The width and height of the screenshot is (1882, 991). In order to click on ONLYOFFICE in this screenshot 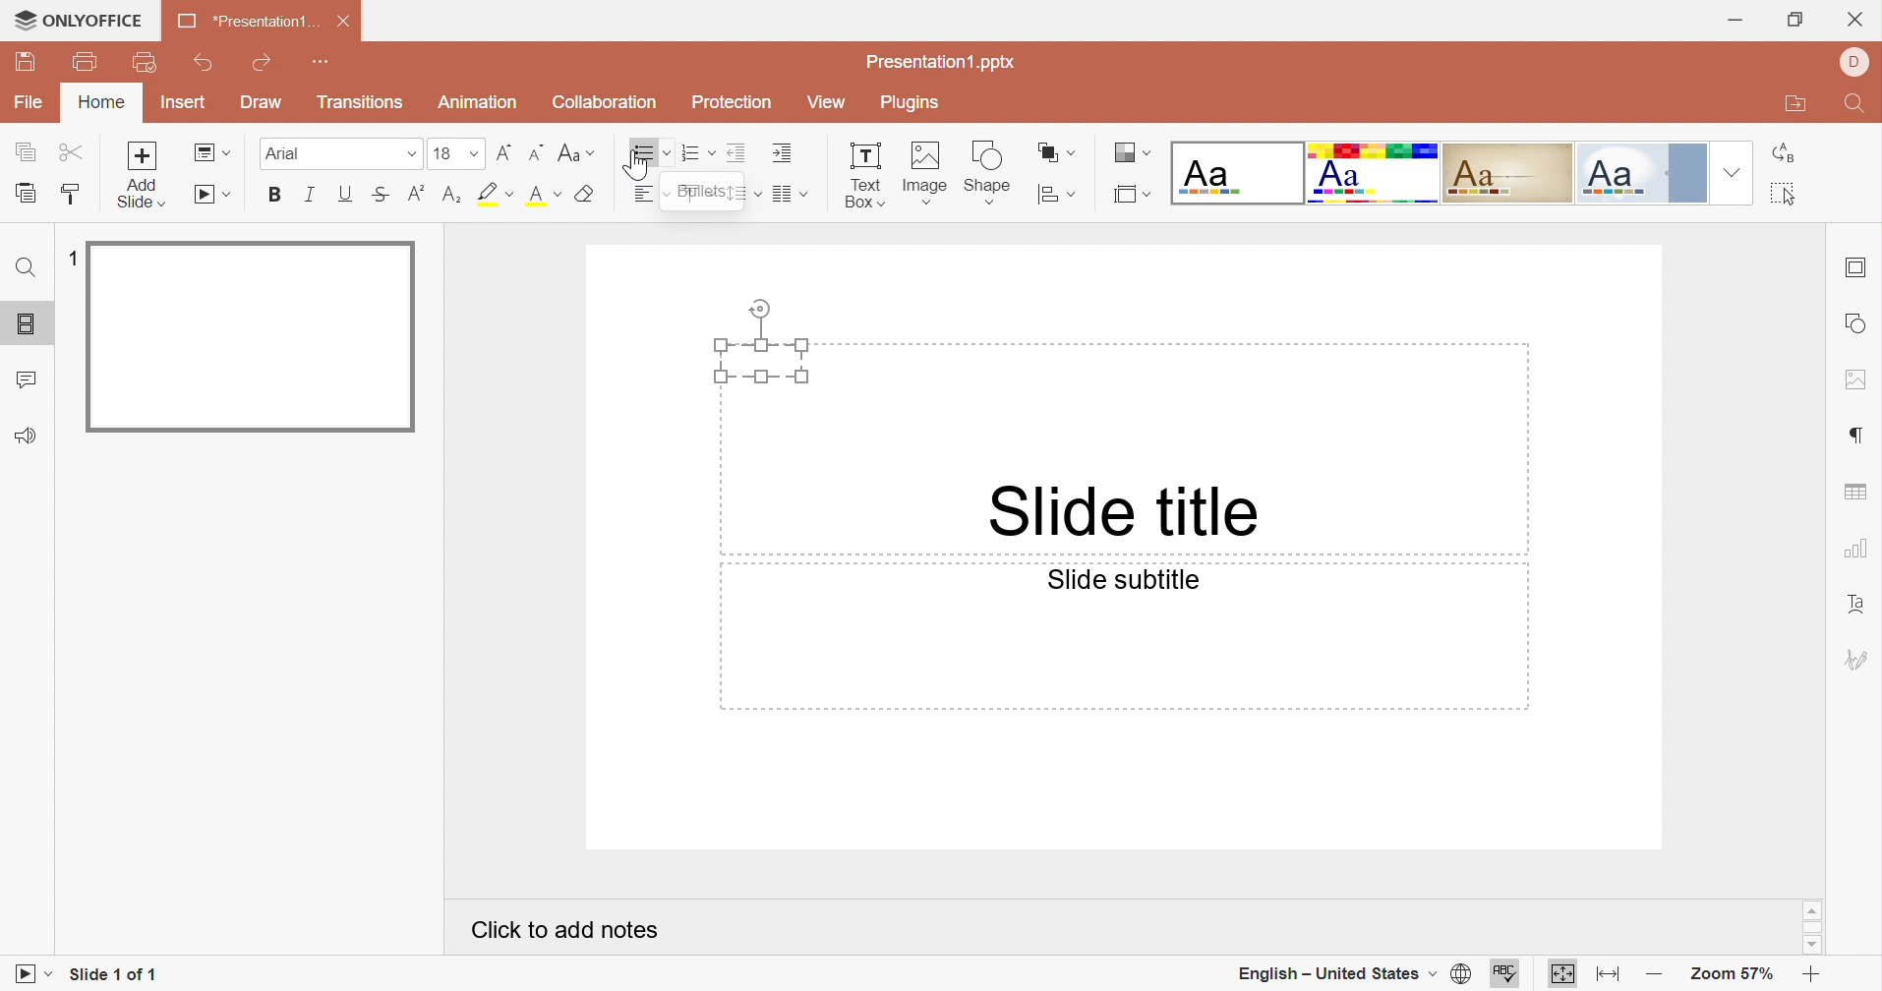, I will do `click(92, 22)`.